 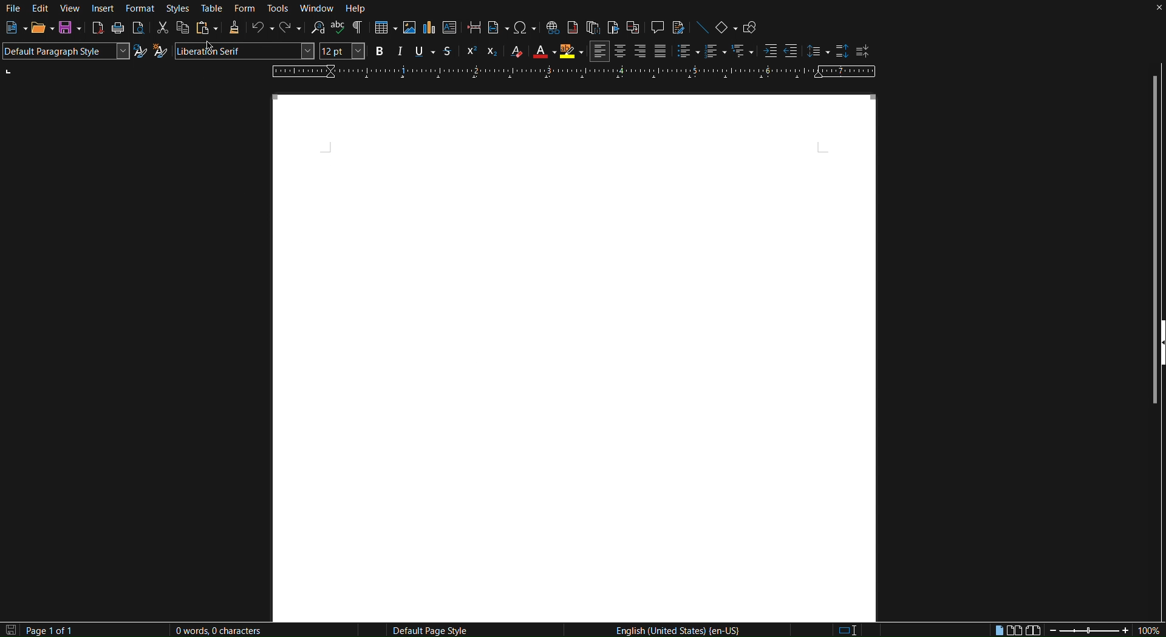 I want to click on Close, so click(x=1152, y=10).